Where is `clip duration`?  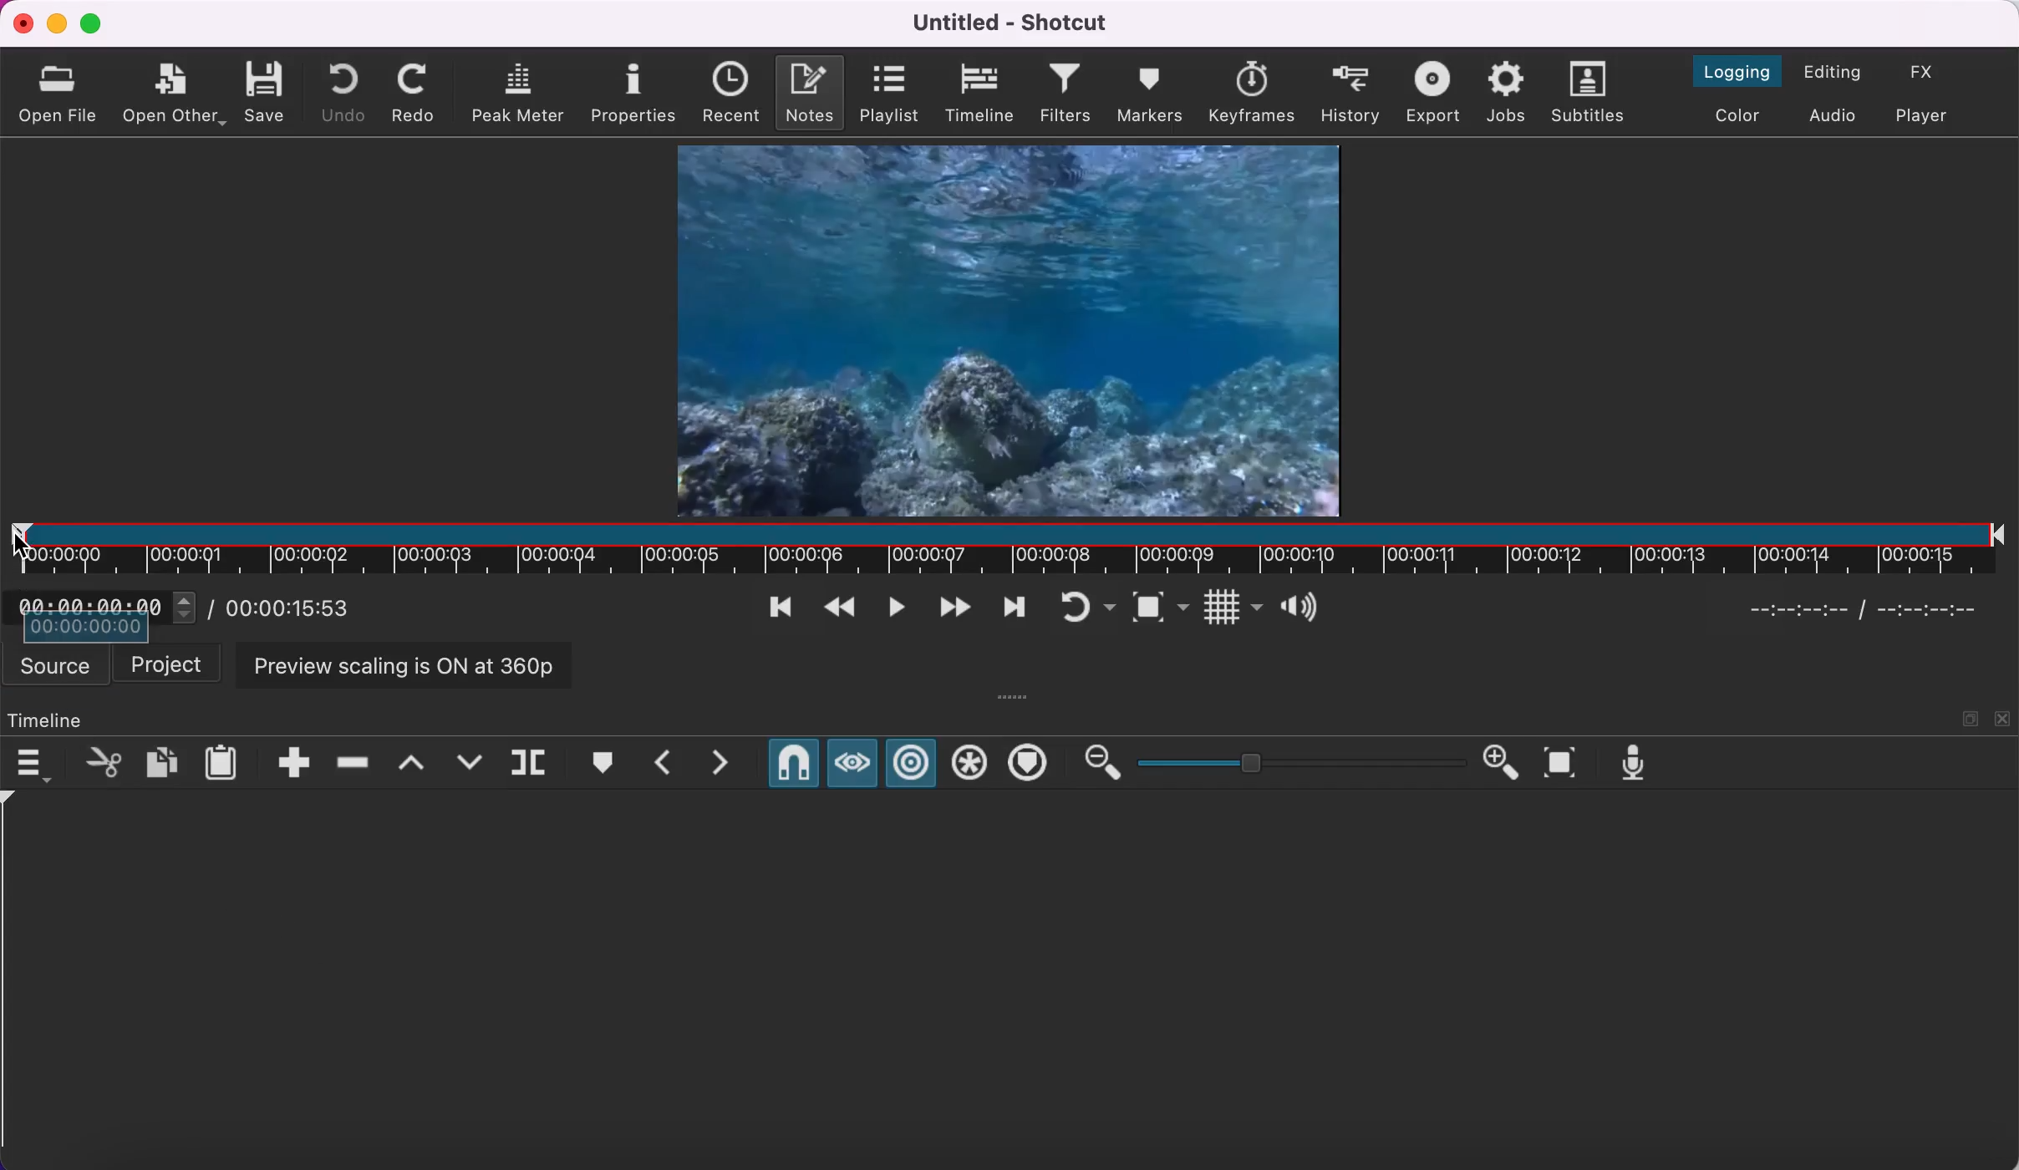 clip duration is located at coordinates (1009, 553).